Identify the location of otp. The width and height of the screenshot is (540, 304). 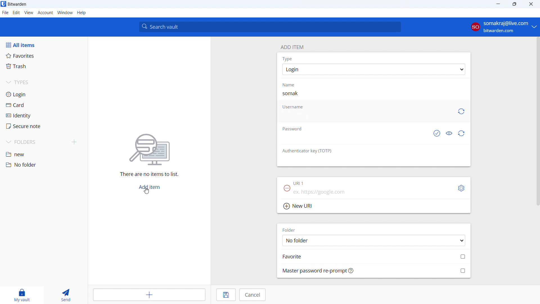
(308, 151).